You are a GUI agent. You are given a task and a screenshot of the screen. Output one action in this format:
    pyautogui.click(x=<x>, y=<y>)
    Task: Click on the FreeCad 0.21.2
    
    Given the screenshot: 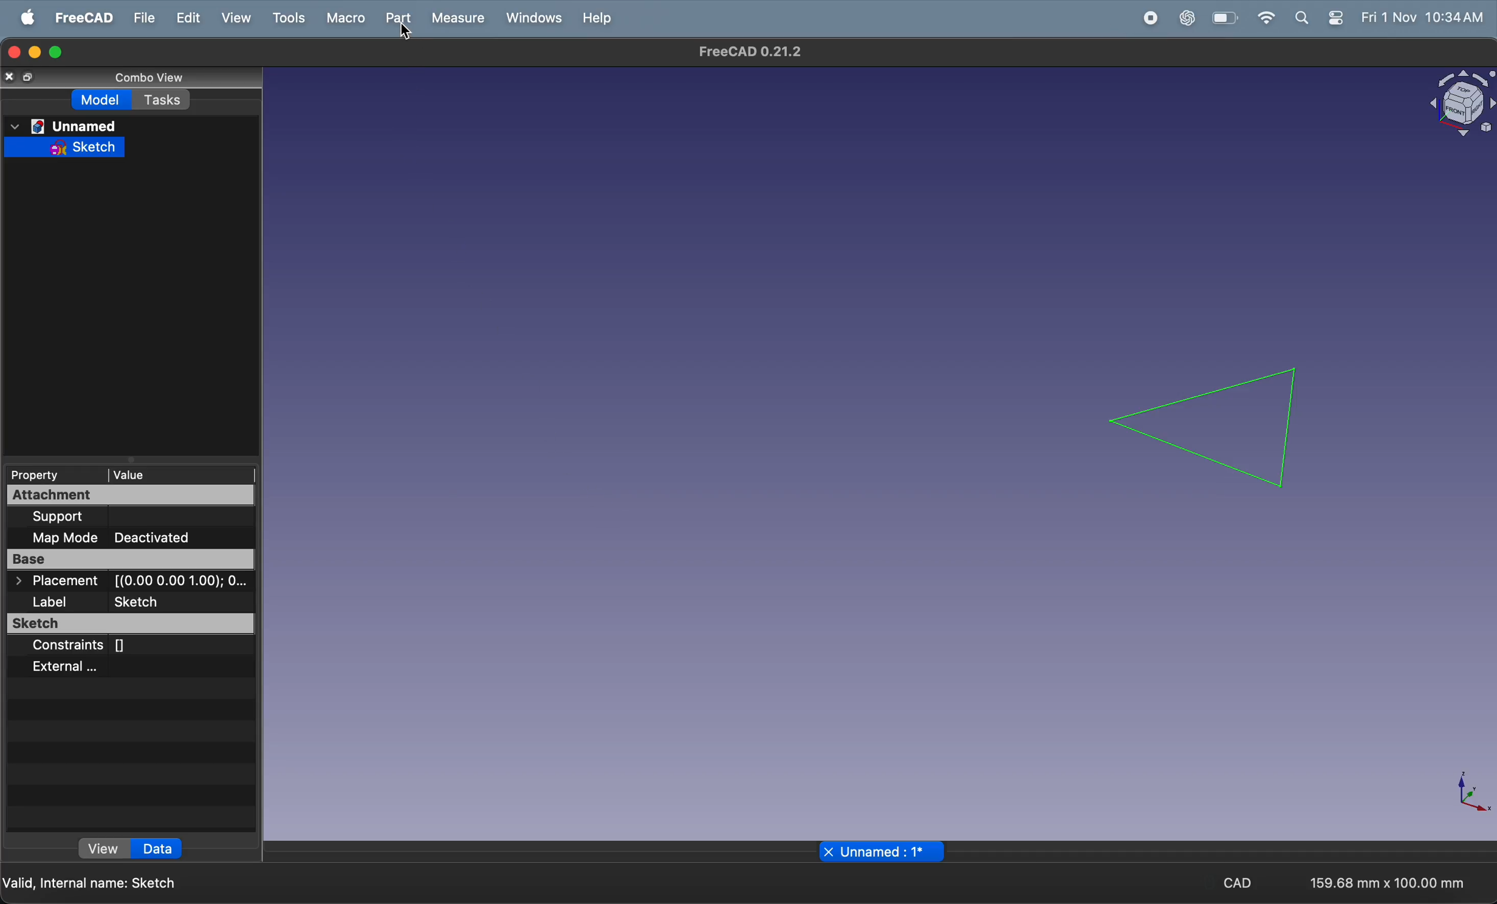 What is the action you would take?
    pyautogui.click(x=753, y=53)
    